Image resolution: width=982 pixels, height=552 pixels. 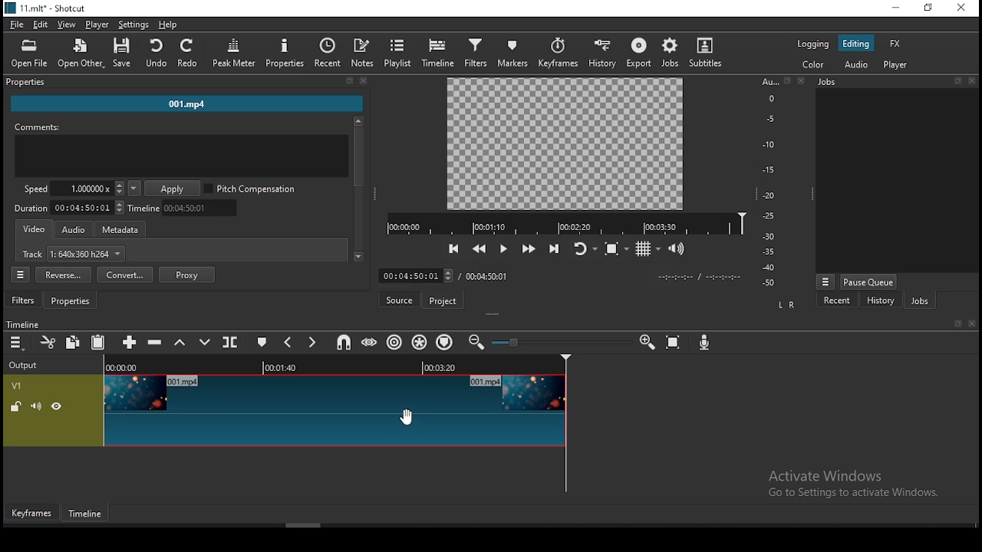 I want to click on properties menu, so click(x=20, y=274).